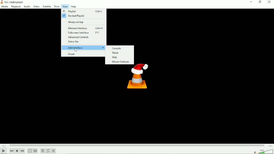  I want to click on Toggle between loop all, loop one and no loop, so click(48, 151).